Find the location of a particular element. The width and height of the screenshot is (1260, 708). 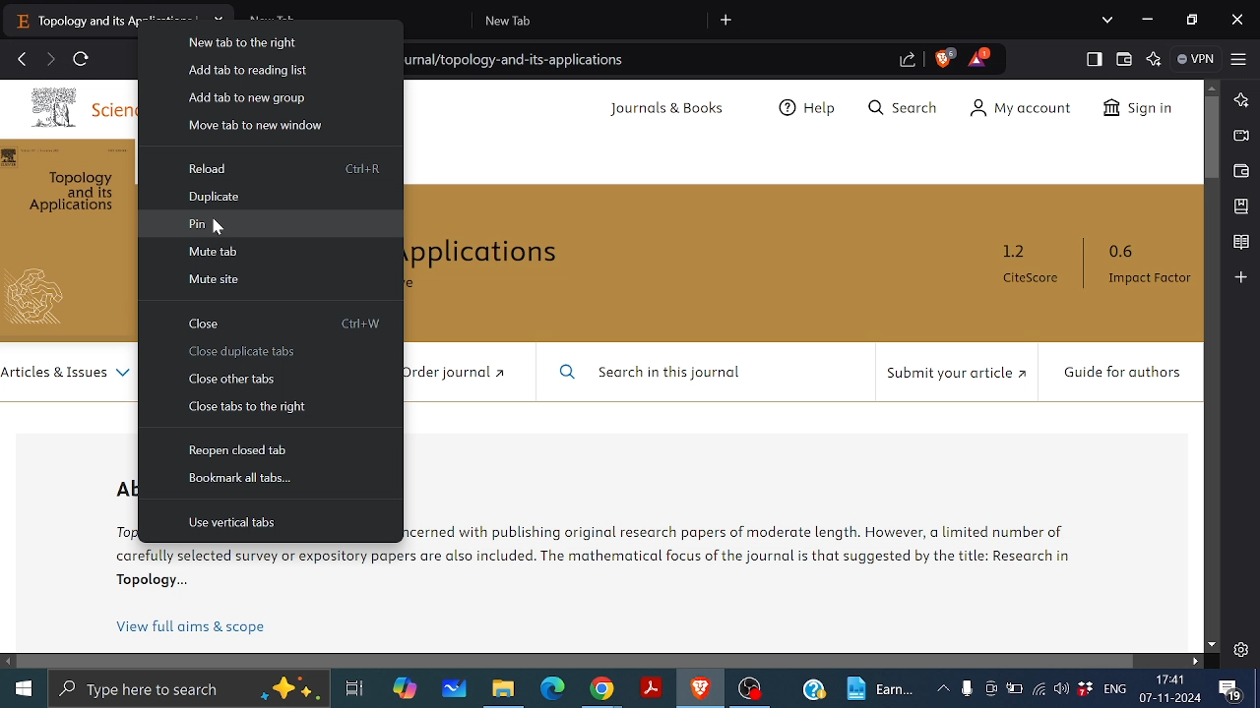

start is located at coordinates (22, 689).